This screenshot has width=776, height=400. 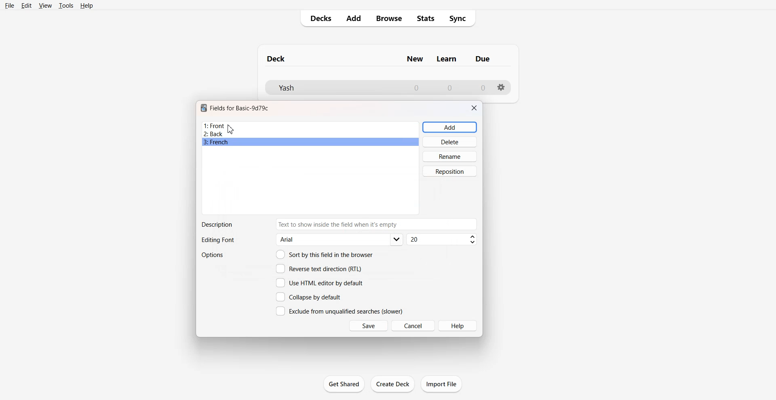 What do you see at coordinates (240, 108) in the screenshot?
I see `Text 1` at bounding box center [240, 108].